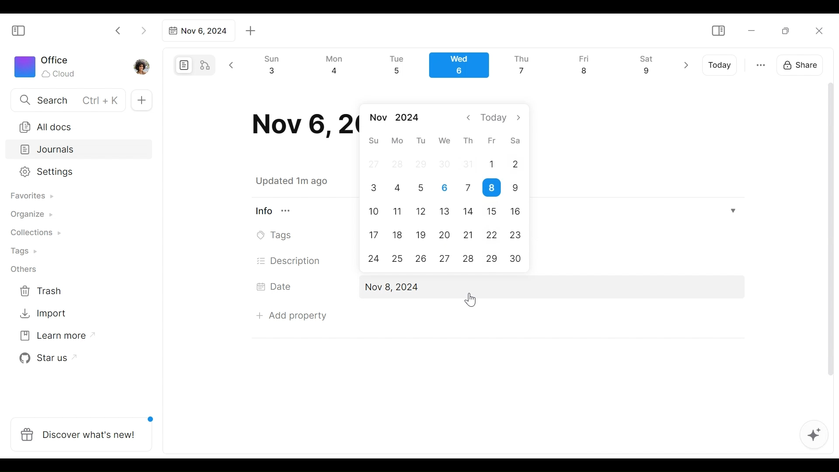 This screenshot has height=472, width=839. Describe the element at coordinates (76, 125) in the screenshot. I see `All documents` at that location.